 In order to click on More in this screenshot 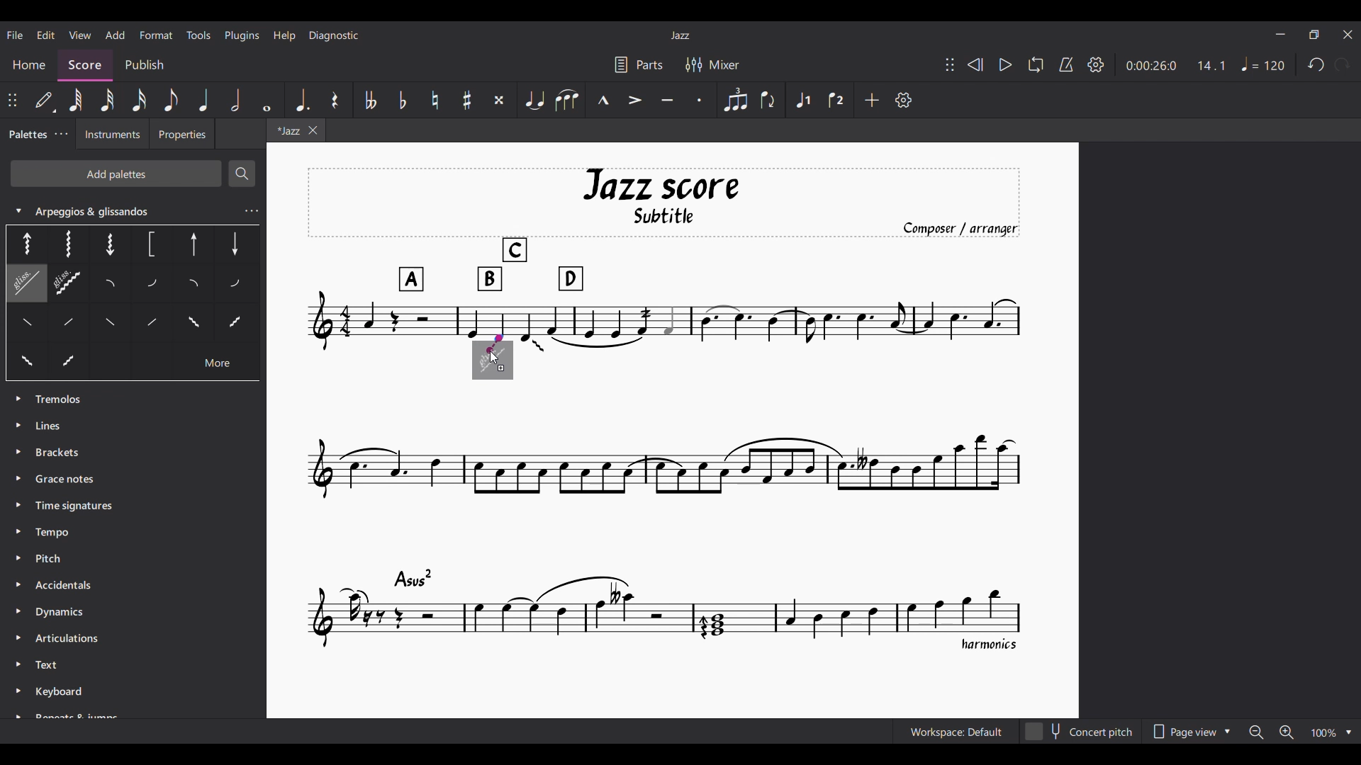, I will do `click(217, 365)`.